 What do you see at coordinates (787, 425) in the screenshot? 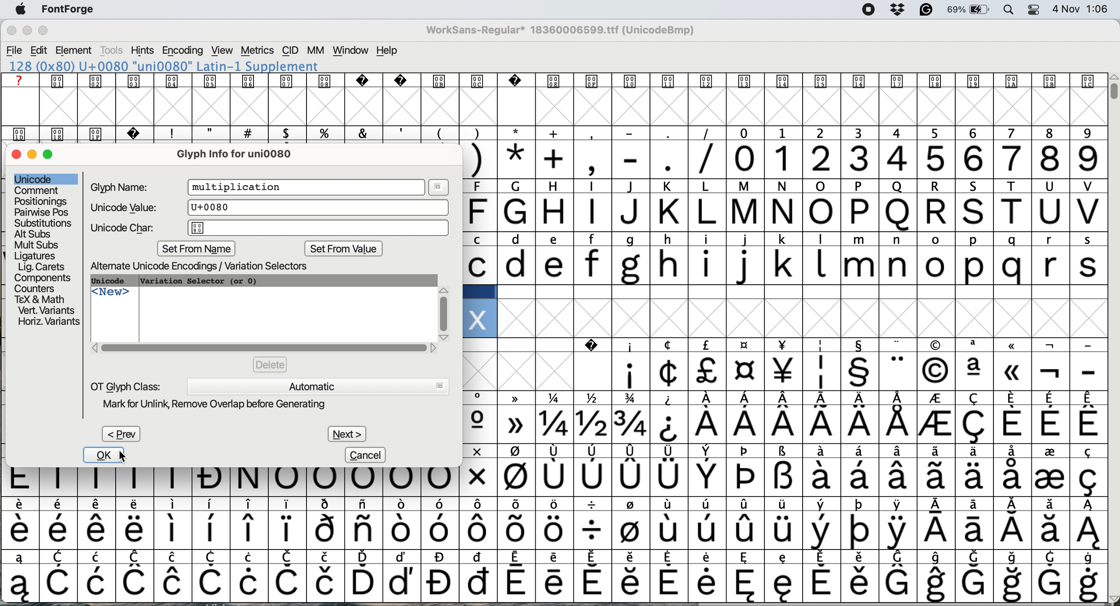
I see `special characters` at bounding box center [787, 425].